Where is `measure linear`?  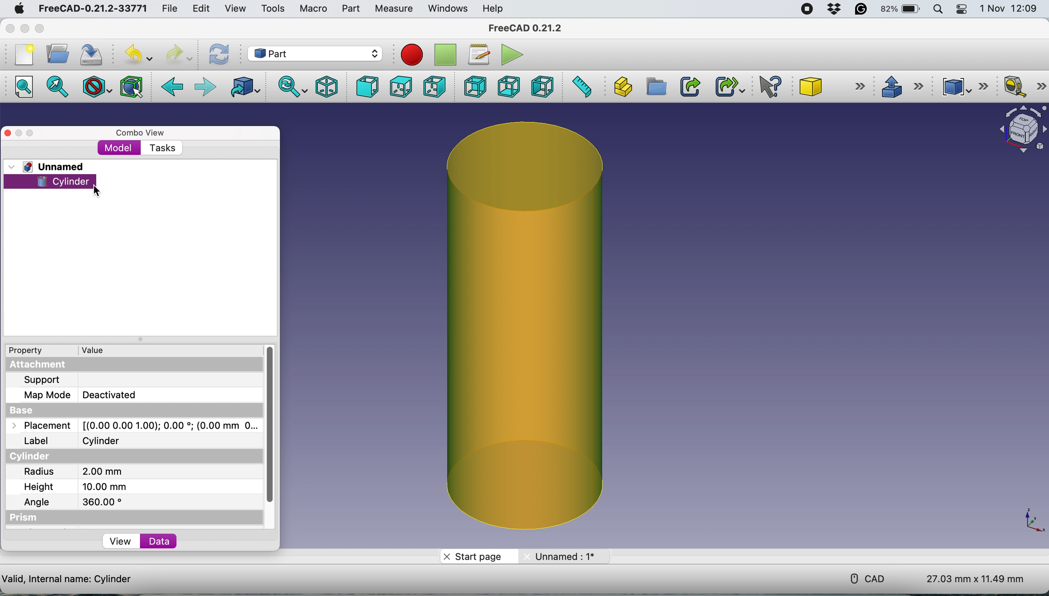
measure linear is located at coordinates (1023, 87).